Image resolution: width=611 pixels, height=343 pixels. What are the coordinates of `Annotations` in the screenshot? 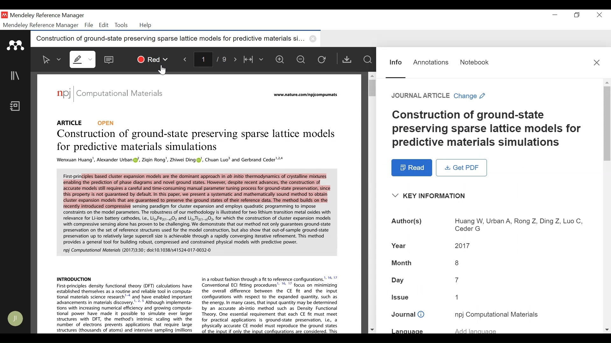 It's located at (431, 64).